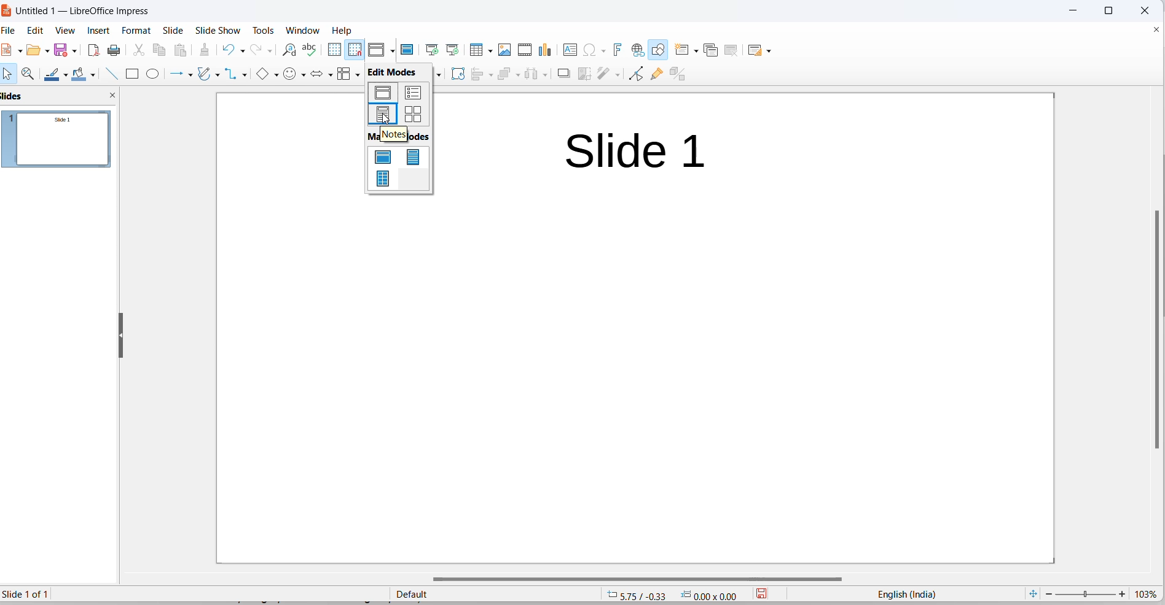  What do you see at coordinates (33, 53) in the screenshot?
I see `open` at bounding box center [33, 53].